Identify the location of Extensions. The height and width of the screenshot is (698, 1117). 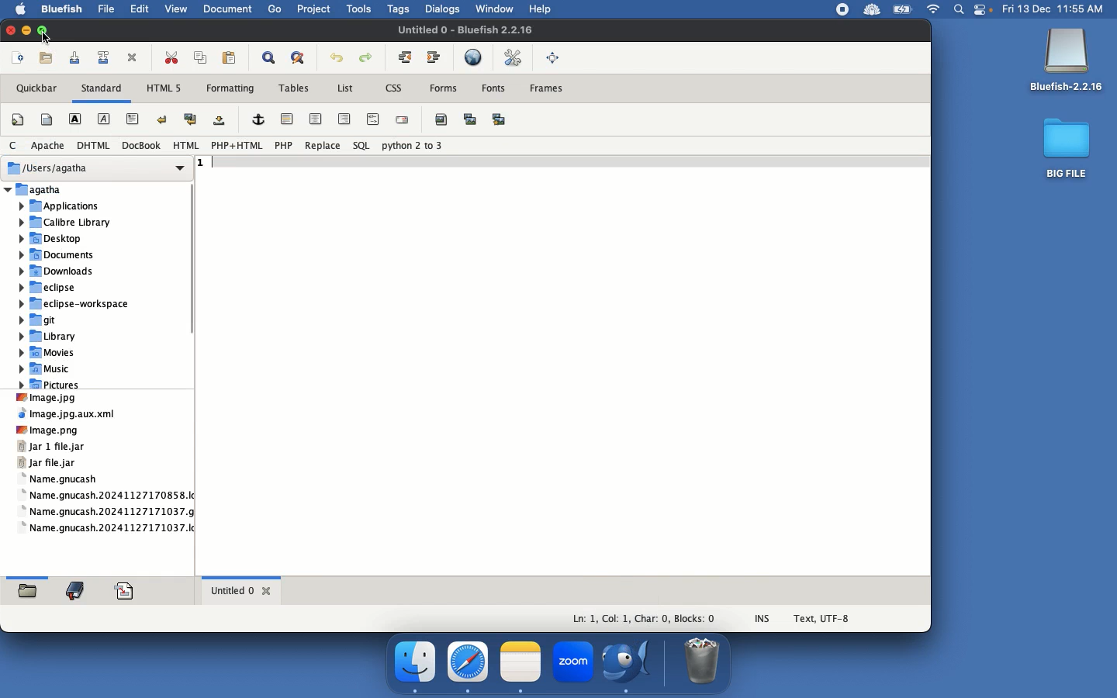
(856, 9).